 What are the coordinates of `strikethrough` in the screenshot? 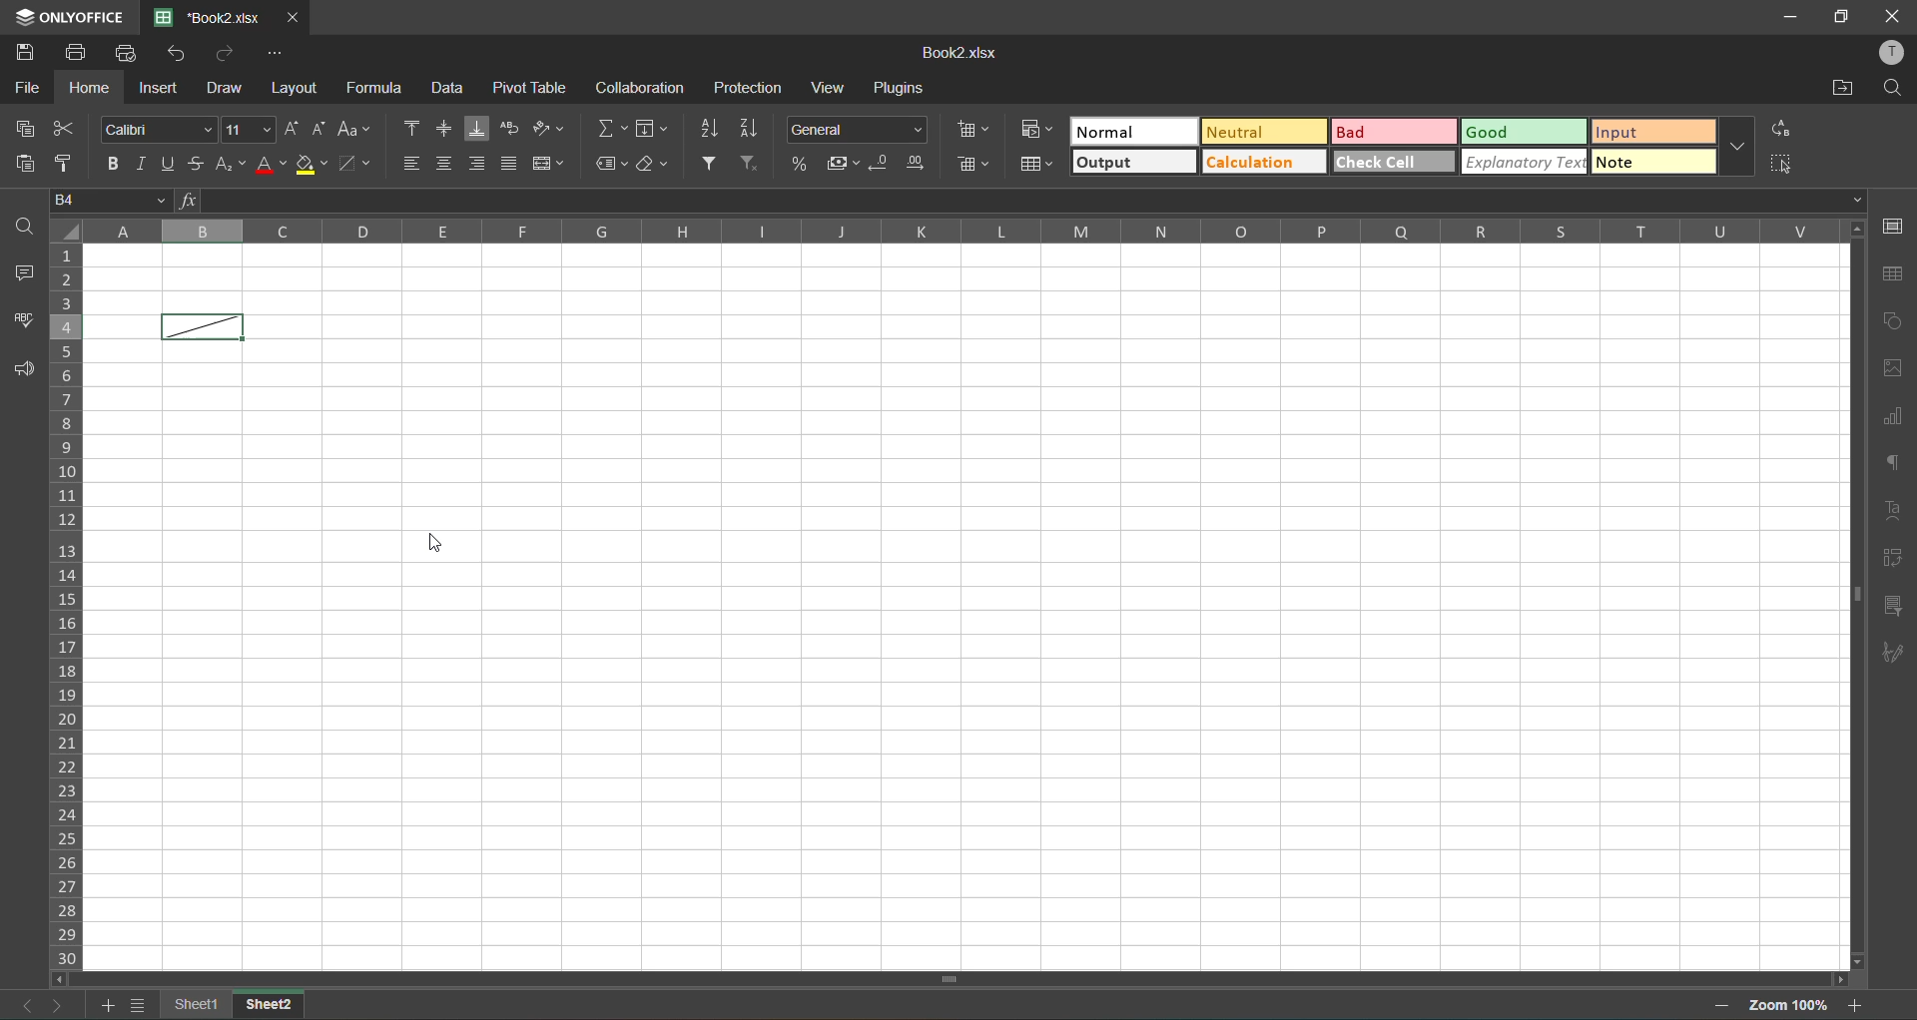 It's located at (198, 164).